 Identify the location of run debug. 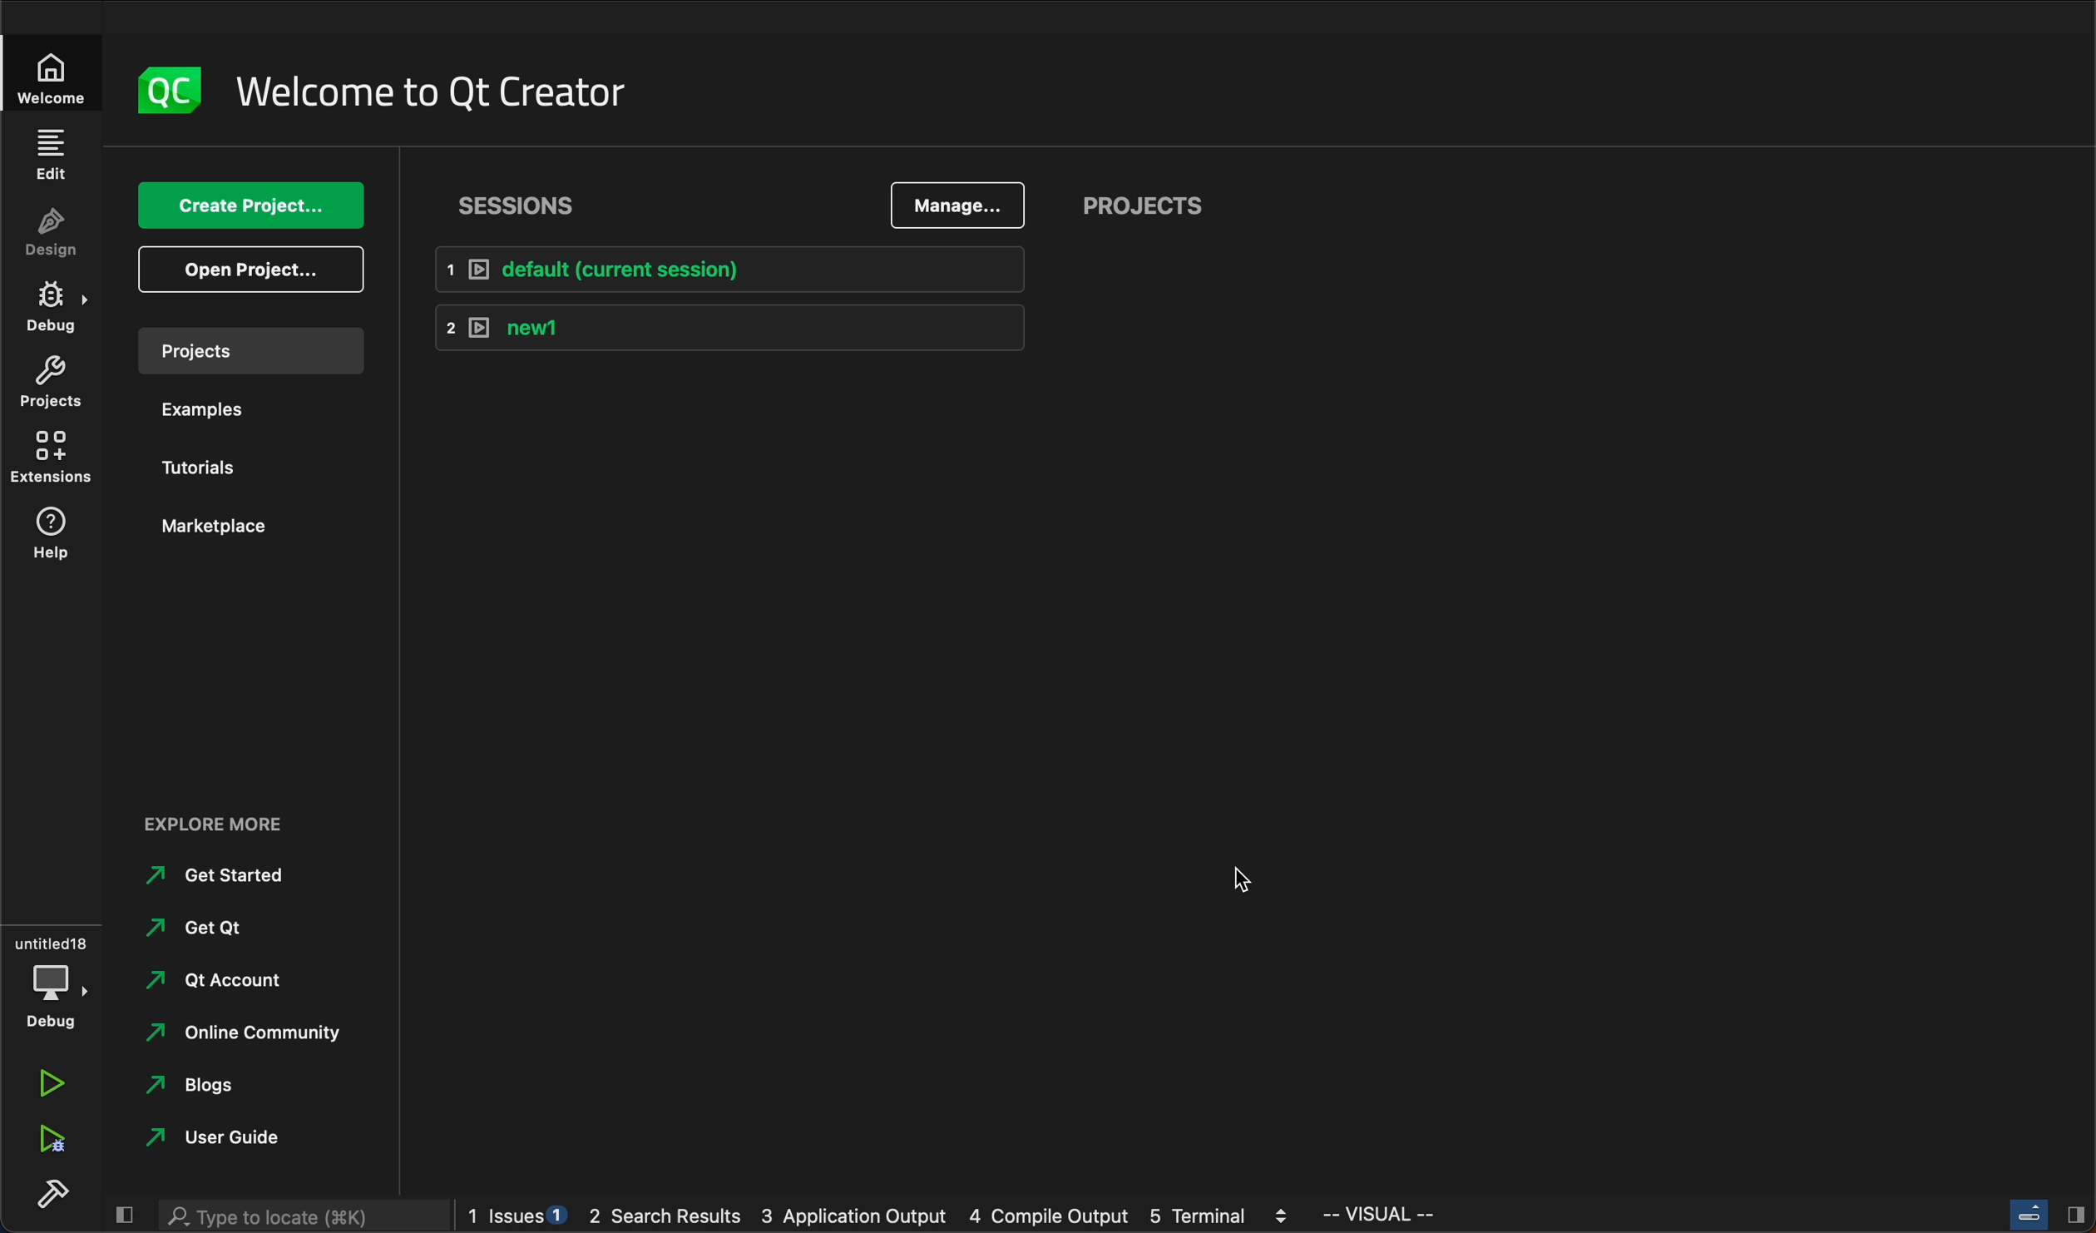
(54, 1139).